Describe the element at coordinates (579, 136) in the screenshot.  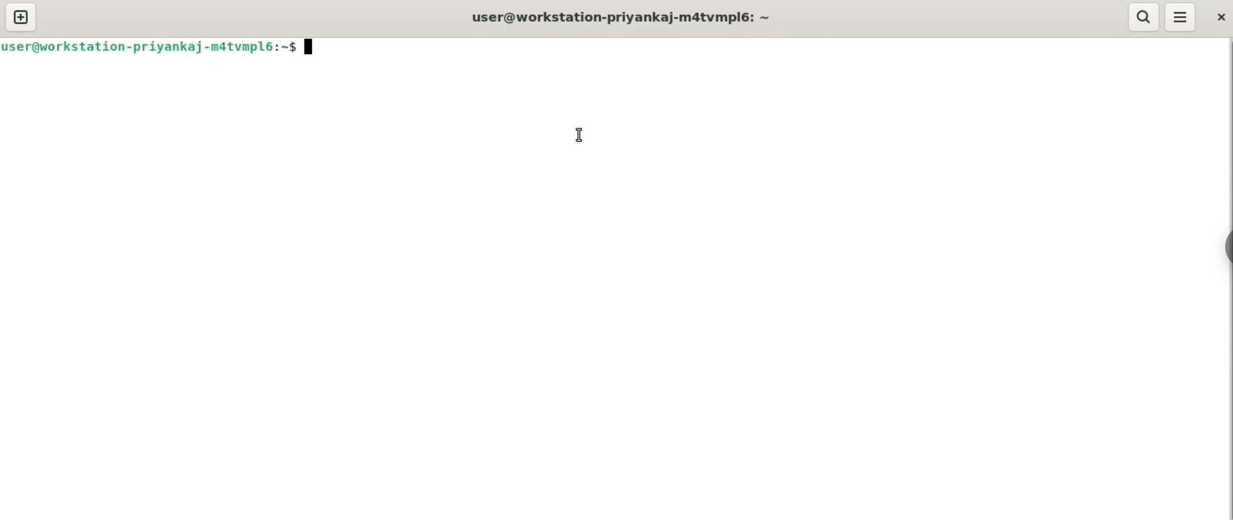
I see `cursor` at that location.